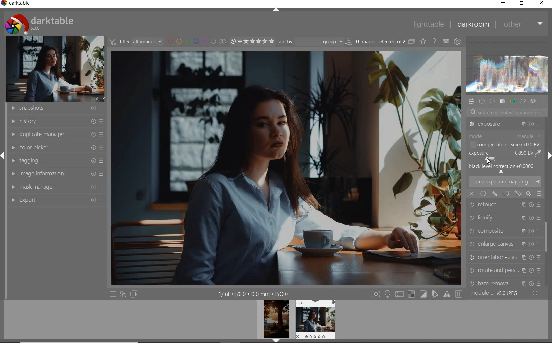  What do you see at coordinates (254, 294) in the screenshot?
I see `OTHER INTERFACE DETAILS` at bounding box center [254, 294].